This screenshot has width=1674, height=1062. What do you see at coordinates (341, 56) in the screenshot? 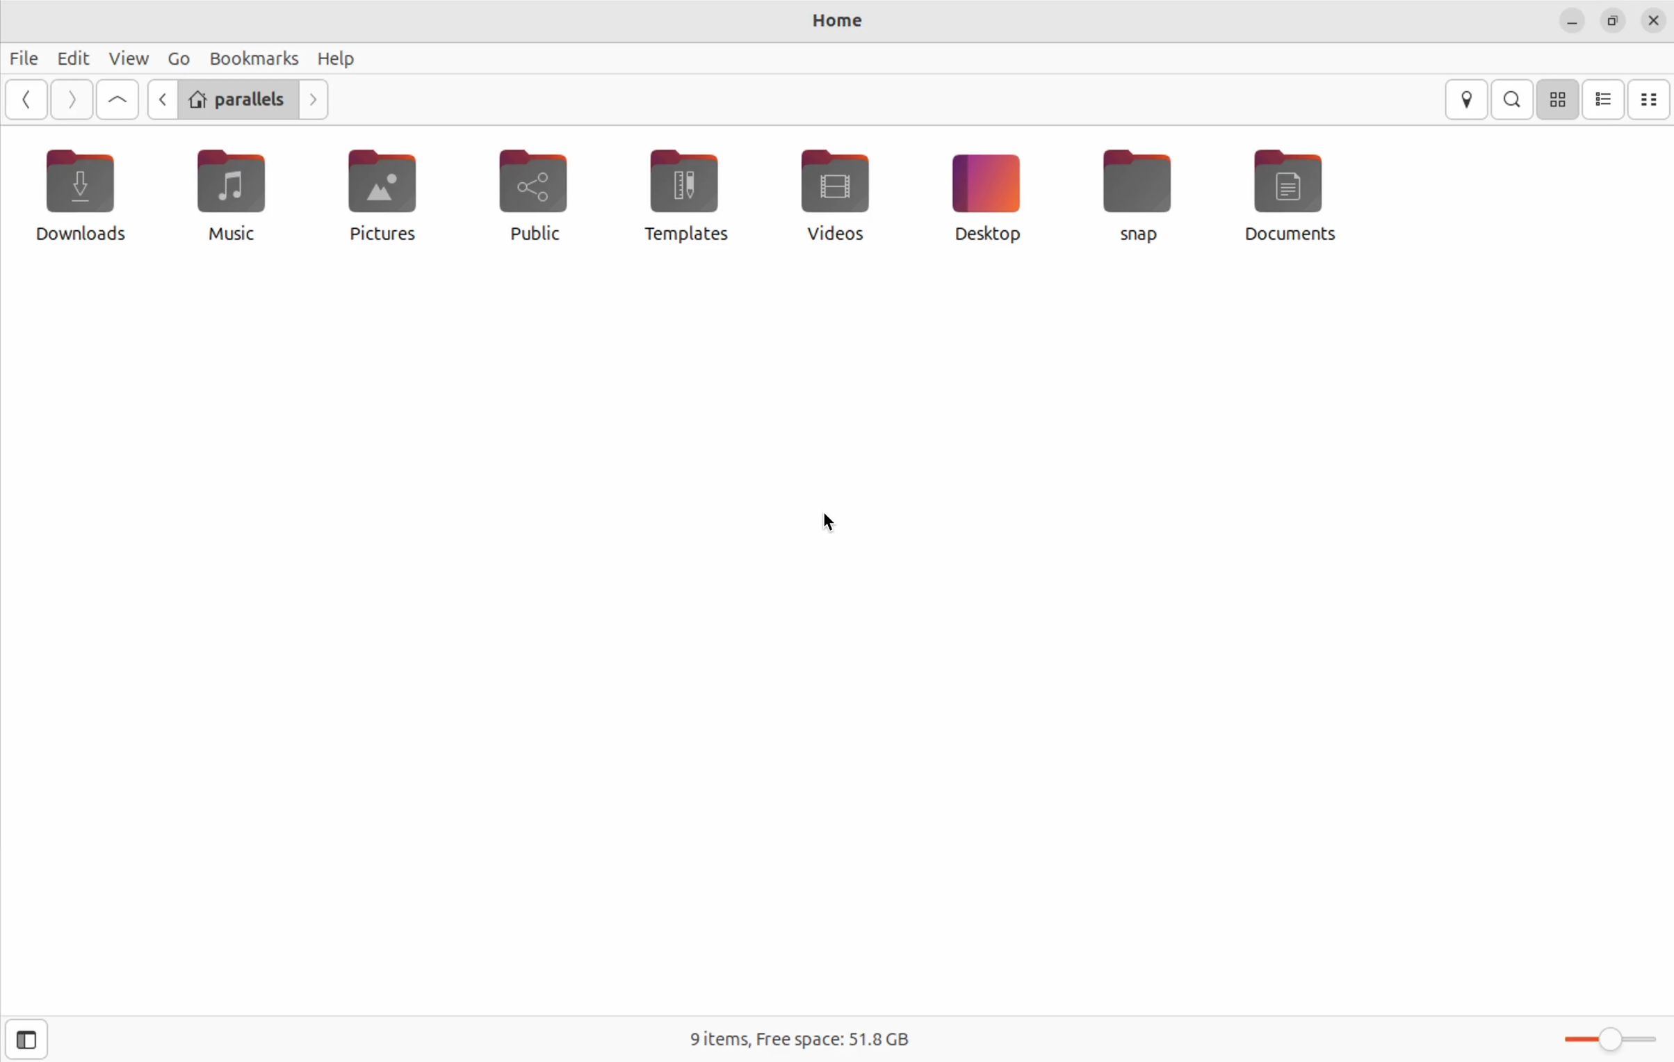
I see `Help` at bounding box center [341, 56].